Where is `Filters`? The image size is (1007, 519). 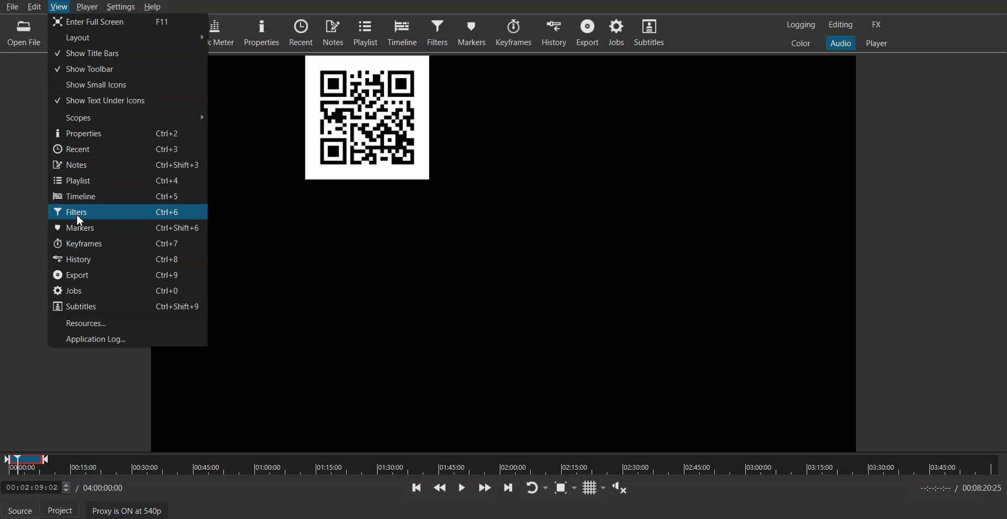
Filters is located at coordinates (437, 32).